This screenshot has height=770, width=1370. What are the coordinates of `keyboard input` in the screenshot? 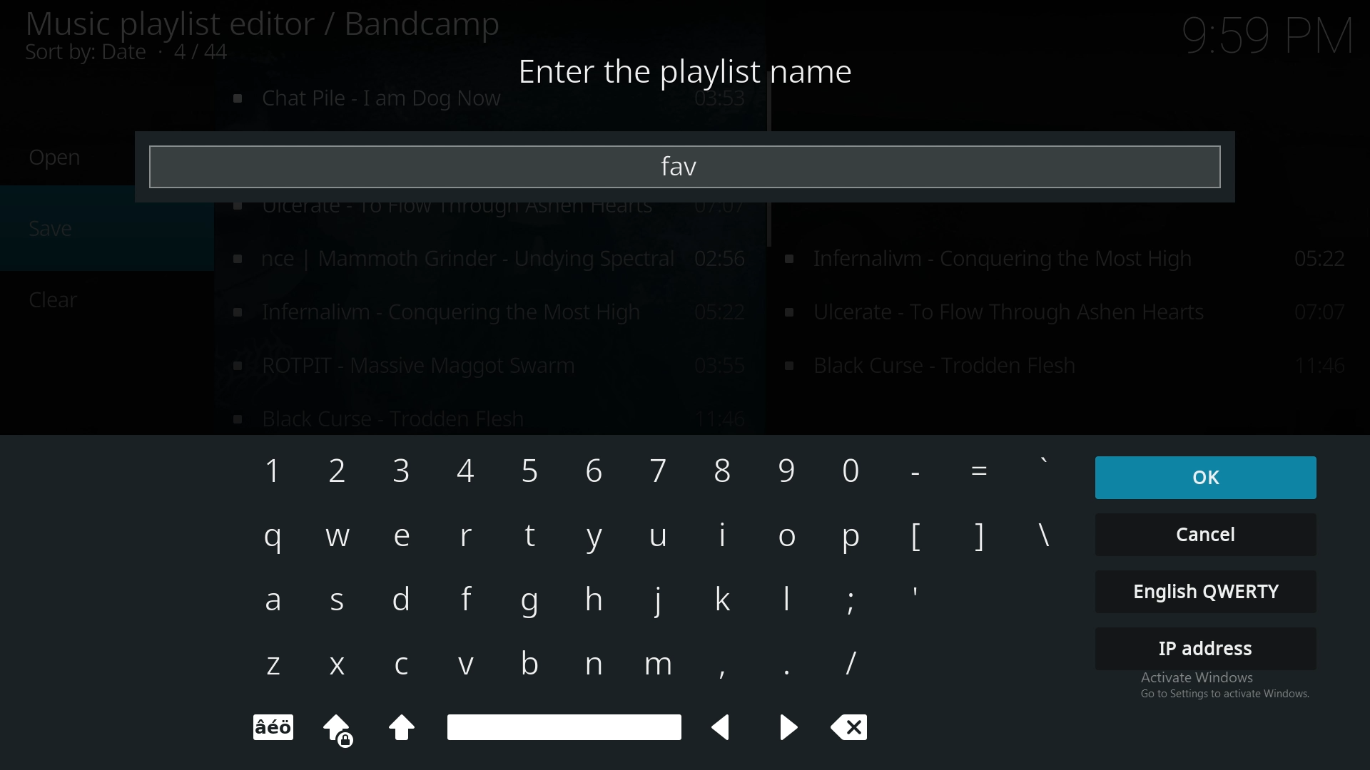 It's located at (779, 665).